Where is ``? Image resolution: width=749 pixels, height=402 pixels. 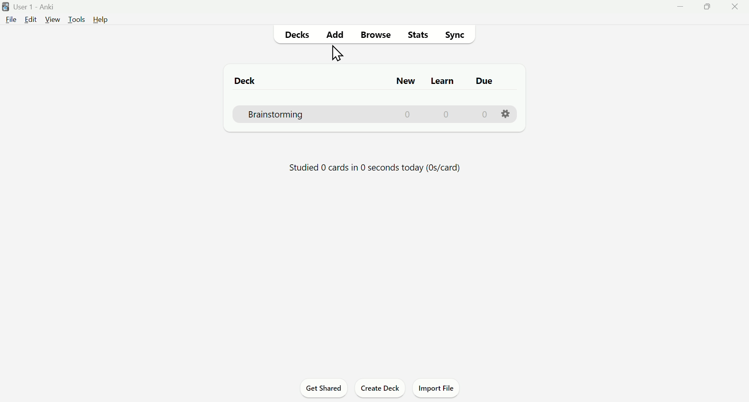
 is located at coordinates (12, 19).